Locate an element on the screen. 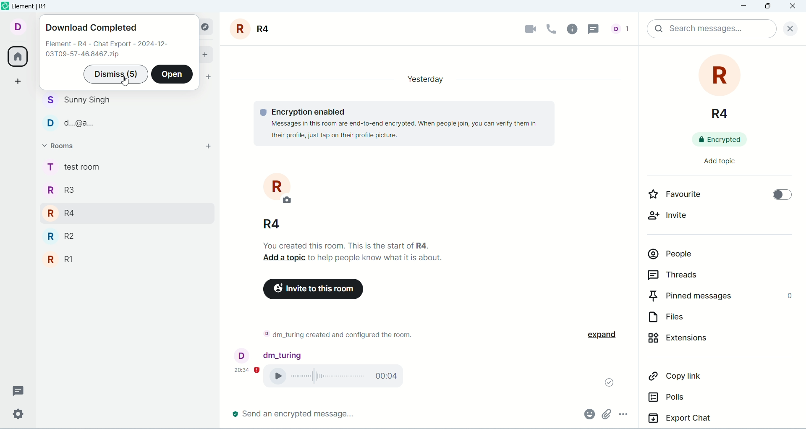 Image resolution: width=806 pixels, height=429 pixels. message sent is located at coordinates (605, 380).